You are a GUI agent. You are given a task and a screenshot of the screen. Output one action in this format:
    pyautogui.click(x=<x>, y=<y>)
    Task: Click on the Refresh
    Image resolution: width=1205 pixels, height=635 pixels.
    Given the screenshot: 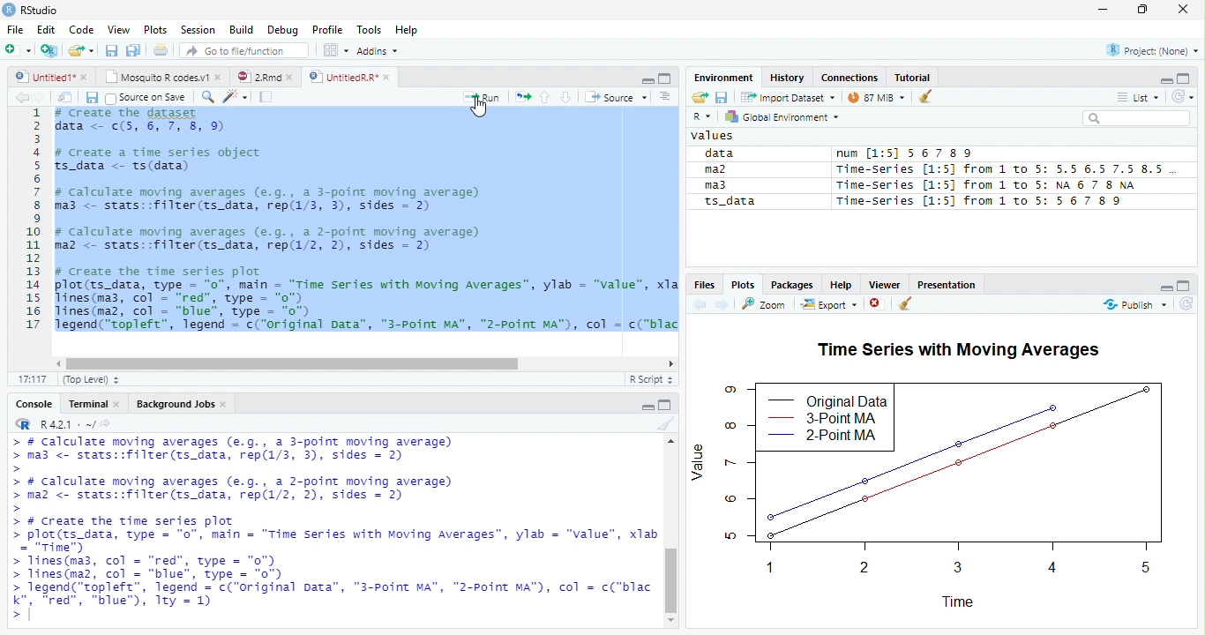 What is the action you would take?
    pyautogui.click(x=1186, y=304)
    